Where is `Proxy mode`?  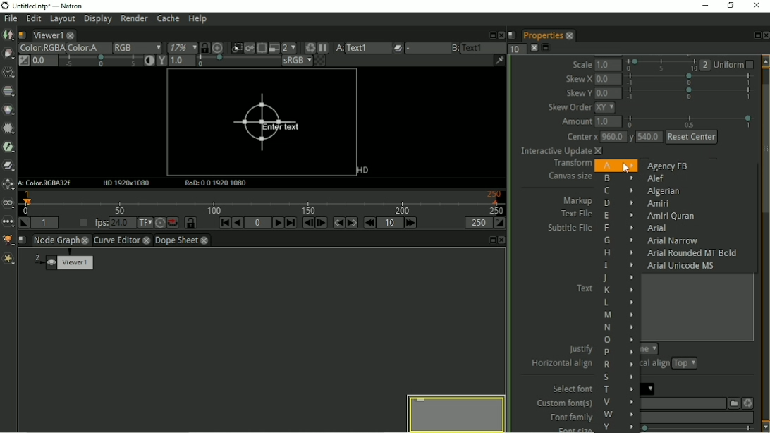
Proxy mode is located at coordinates (273, 49).